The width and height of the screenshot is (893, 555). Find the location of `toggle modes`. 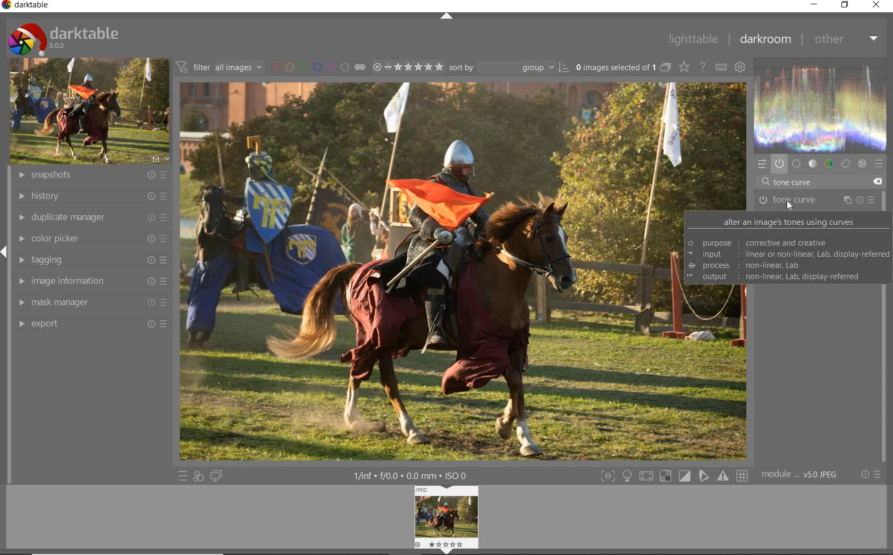

toggle modes is located at coordinates (672, 476).